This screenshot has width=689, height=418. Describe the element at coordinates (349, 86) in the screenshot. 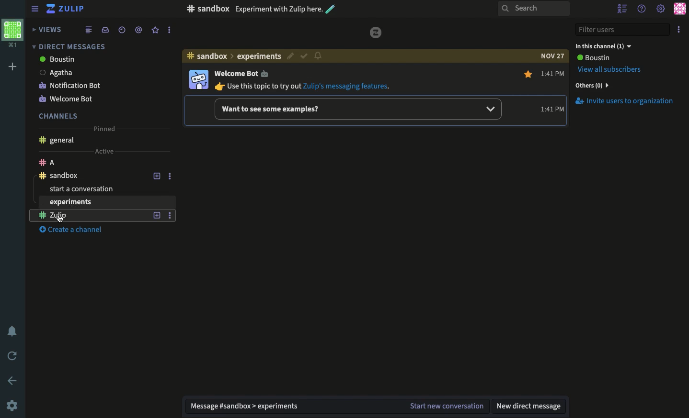

I see `hyperlink` at that location.